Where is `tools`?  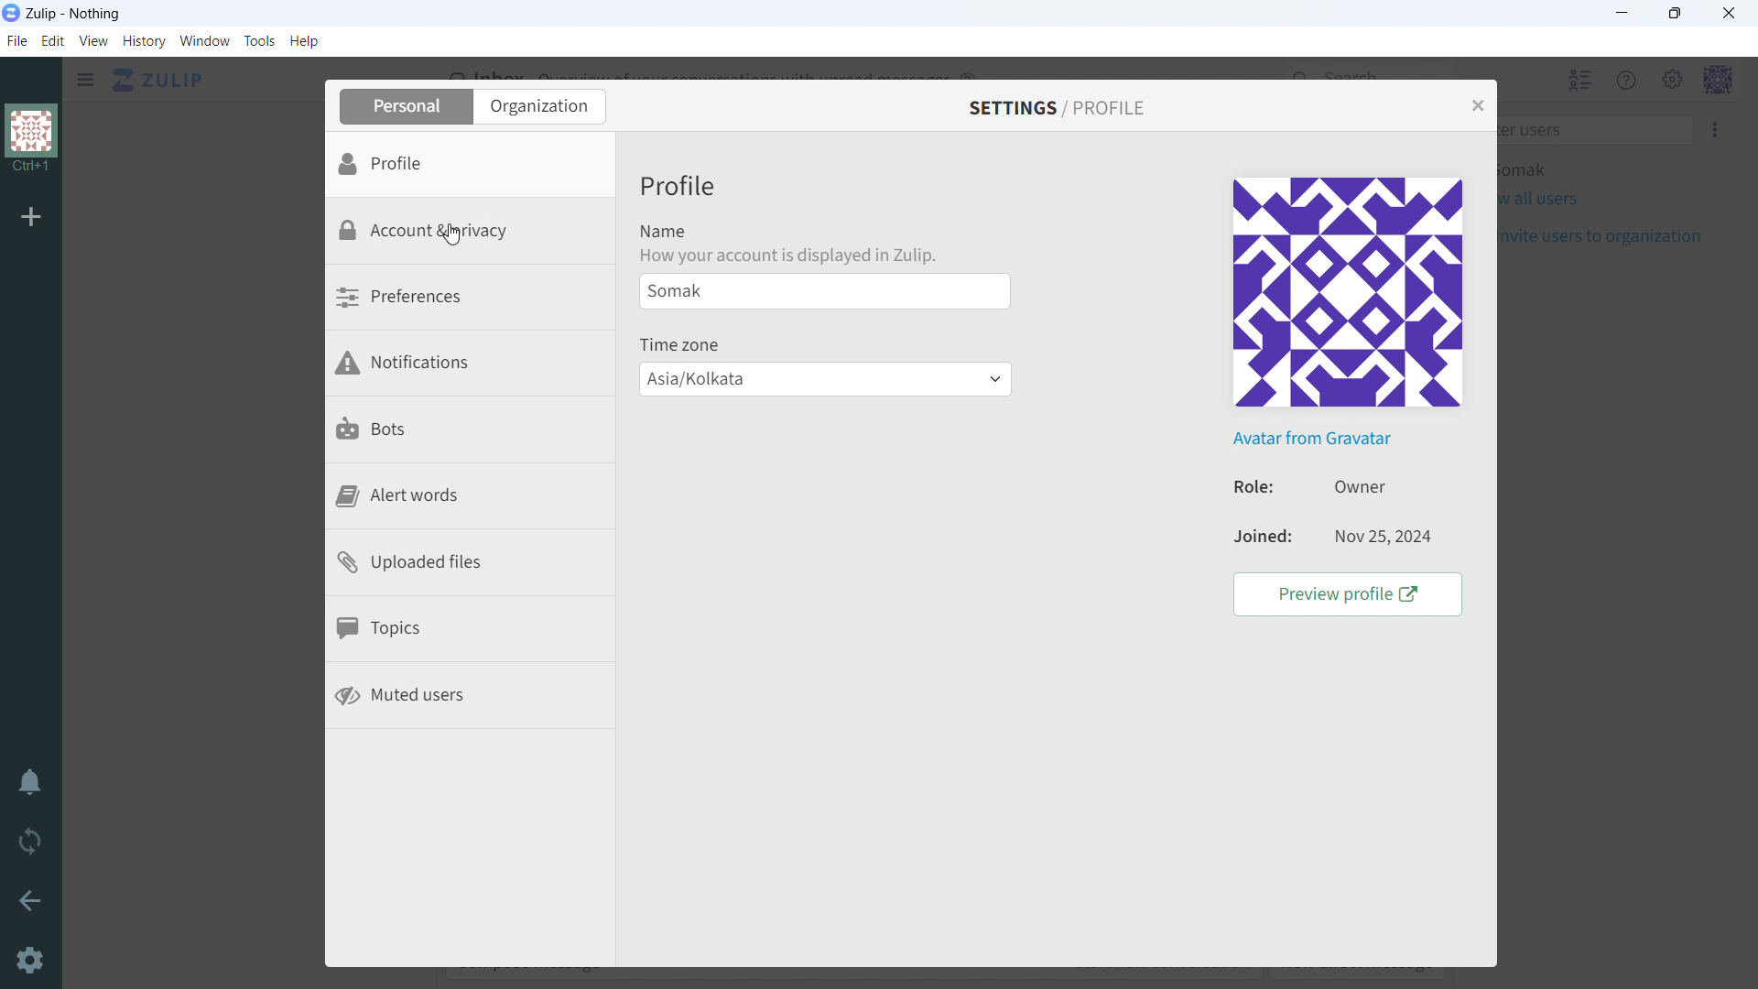
tools is located at coordinates (260, 40).